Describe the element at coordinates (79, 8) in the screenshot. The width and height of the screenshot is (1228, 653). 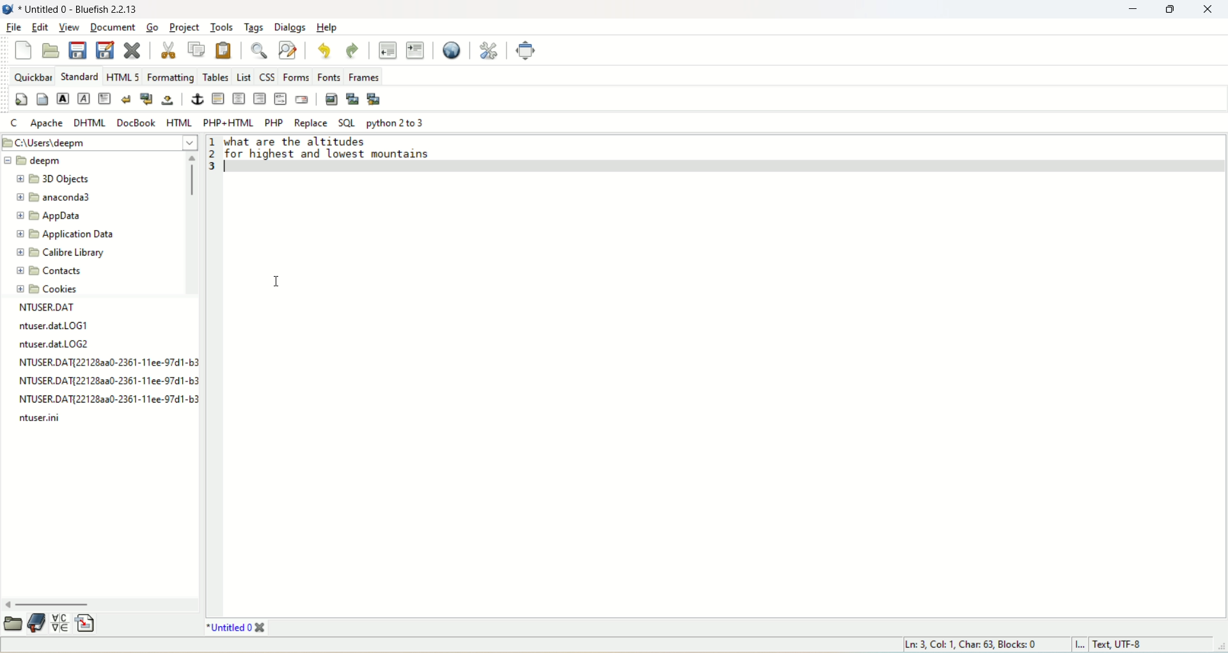
I see `title` at that location.